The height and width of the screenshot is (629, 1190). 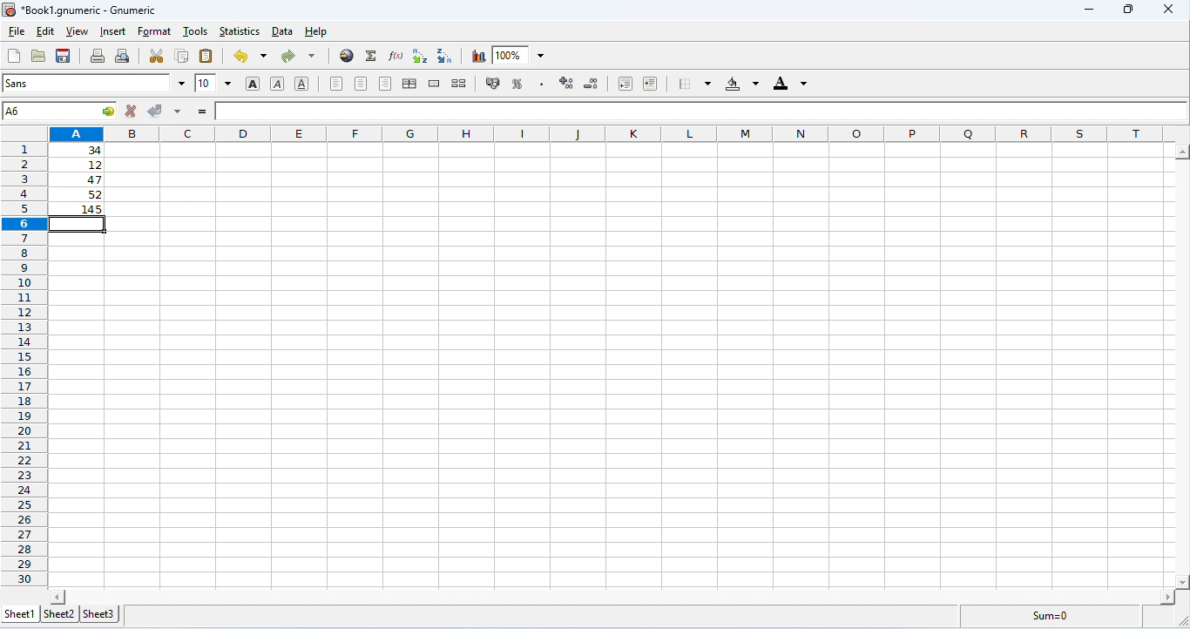 What do you see at coordinates (1131, 10) in the screenshot?
I see `maximize` at bounding box center [1131, 10].